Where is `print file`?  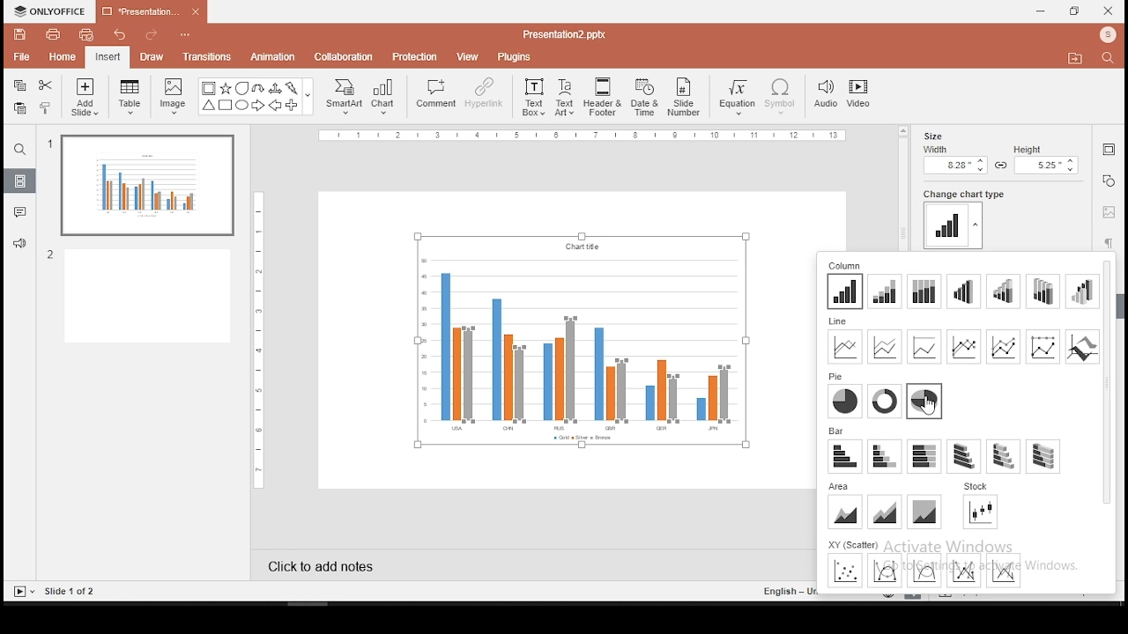
print file is located at coordinates (53, 35).